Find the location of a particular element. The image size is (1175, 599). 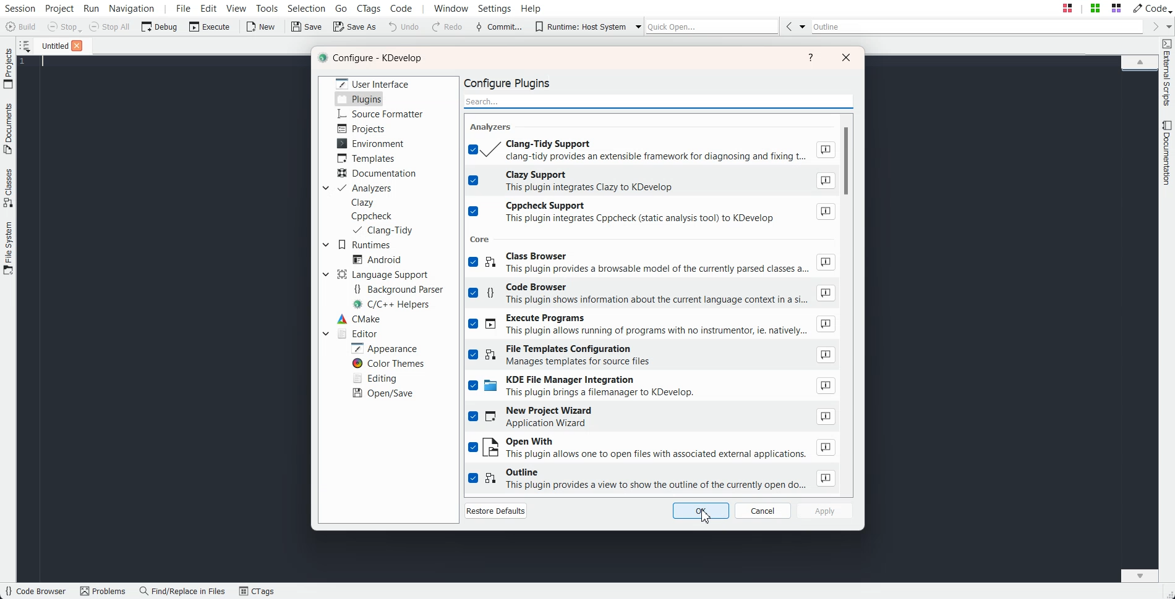

Text is located at coordinates (373, 59).